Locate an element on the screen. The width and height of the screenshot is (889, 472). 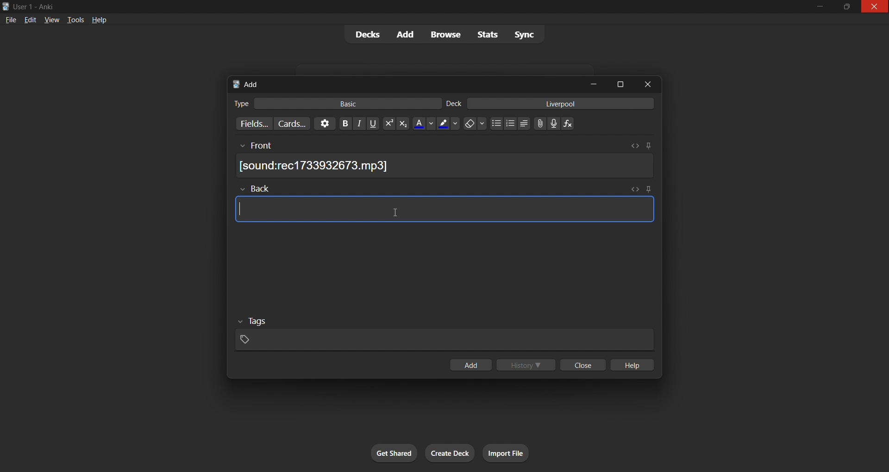
underline is located at coordinates (373, 124).